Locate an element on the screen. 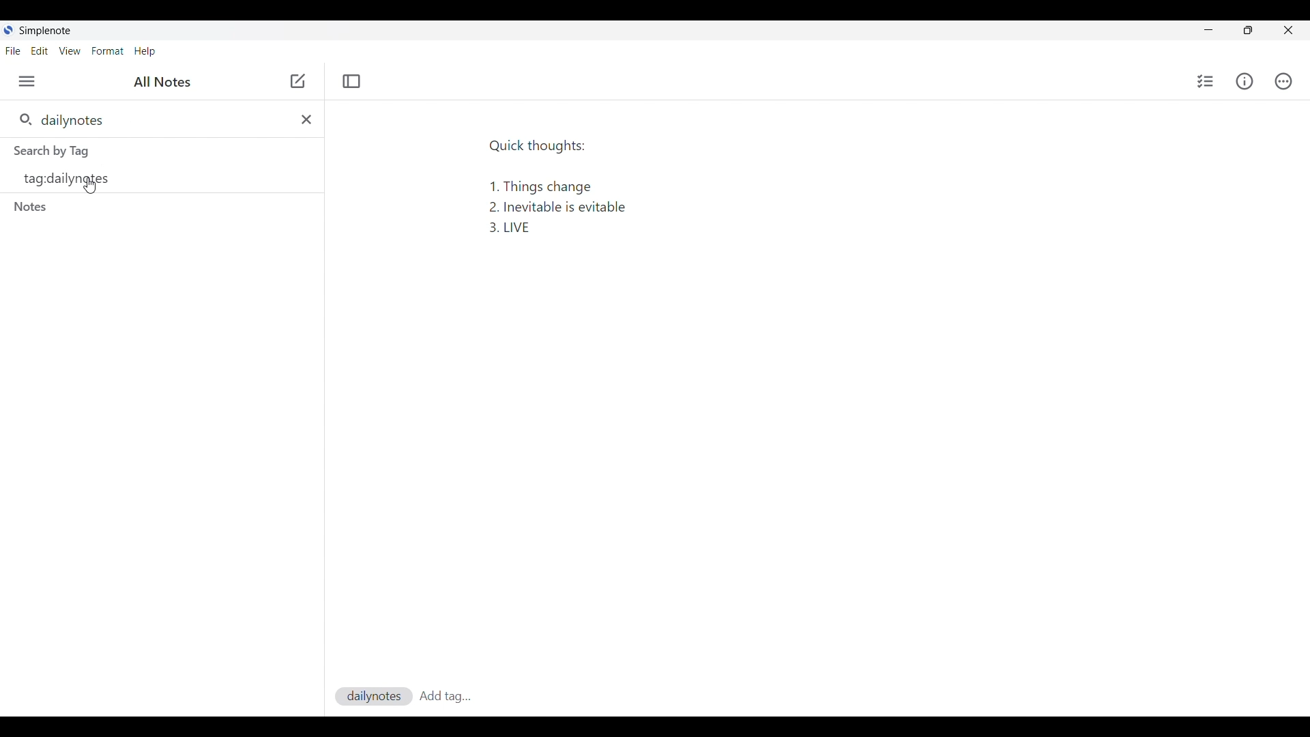  Edit menu is located at coordinates (40, 51).